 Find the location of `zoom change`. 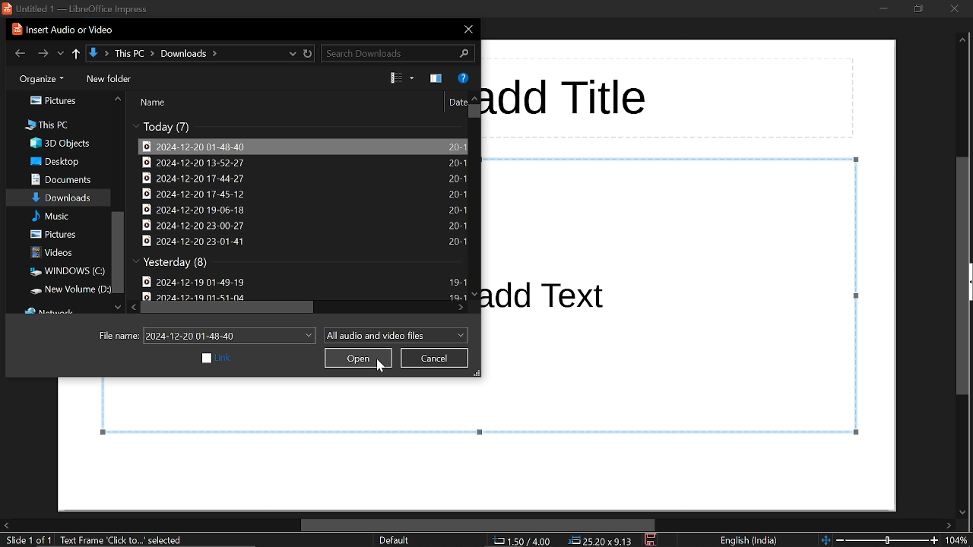

zoom change is located at coordinates (880, 541).